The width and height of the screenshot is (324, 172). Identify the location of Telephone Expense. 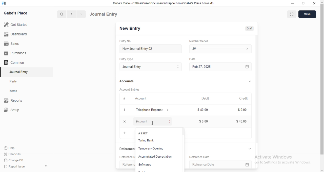
(155, 110).